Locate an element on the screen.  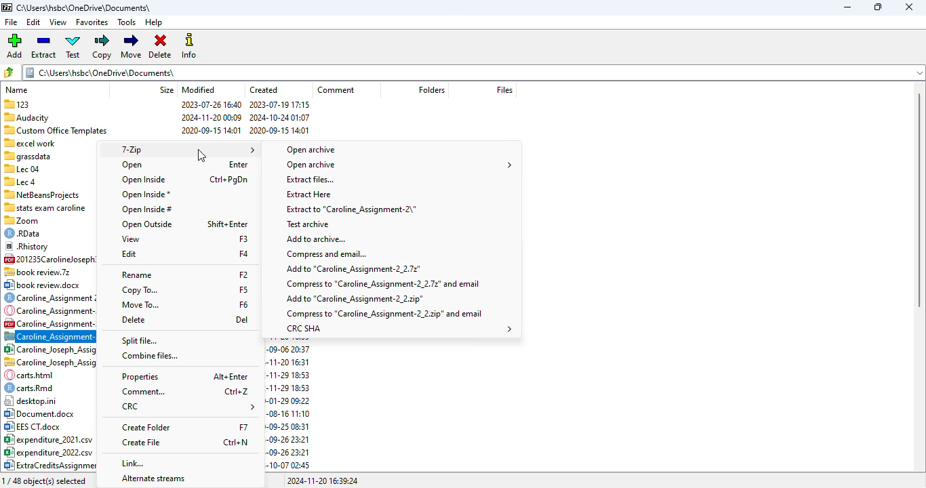
© book review.doox 12655 2020-09-24 10:44 2020-09-25 08:31 is located at coordinates (47, 285).